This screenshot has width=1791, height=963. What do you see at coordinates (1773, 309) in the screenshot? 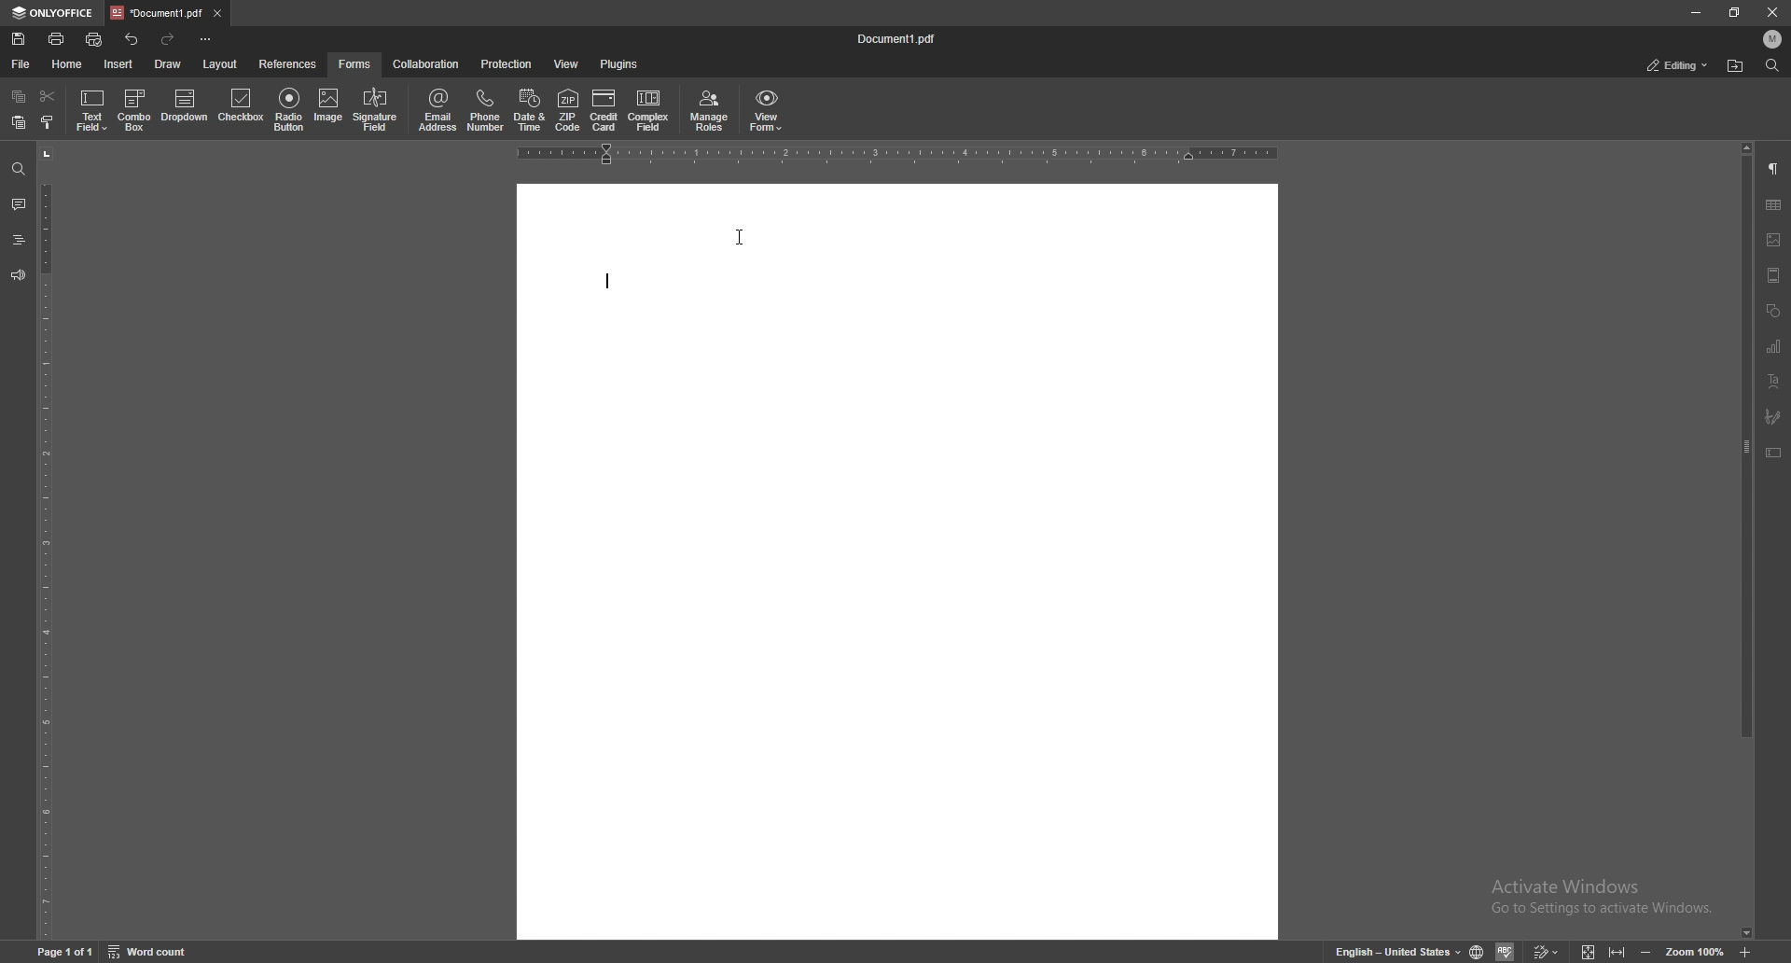
I see `shapes` at bounding box center [1773, 309].